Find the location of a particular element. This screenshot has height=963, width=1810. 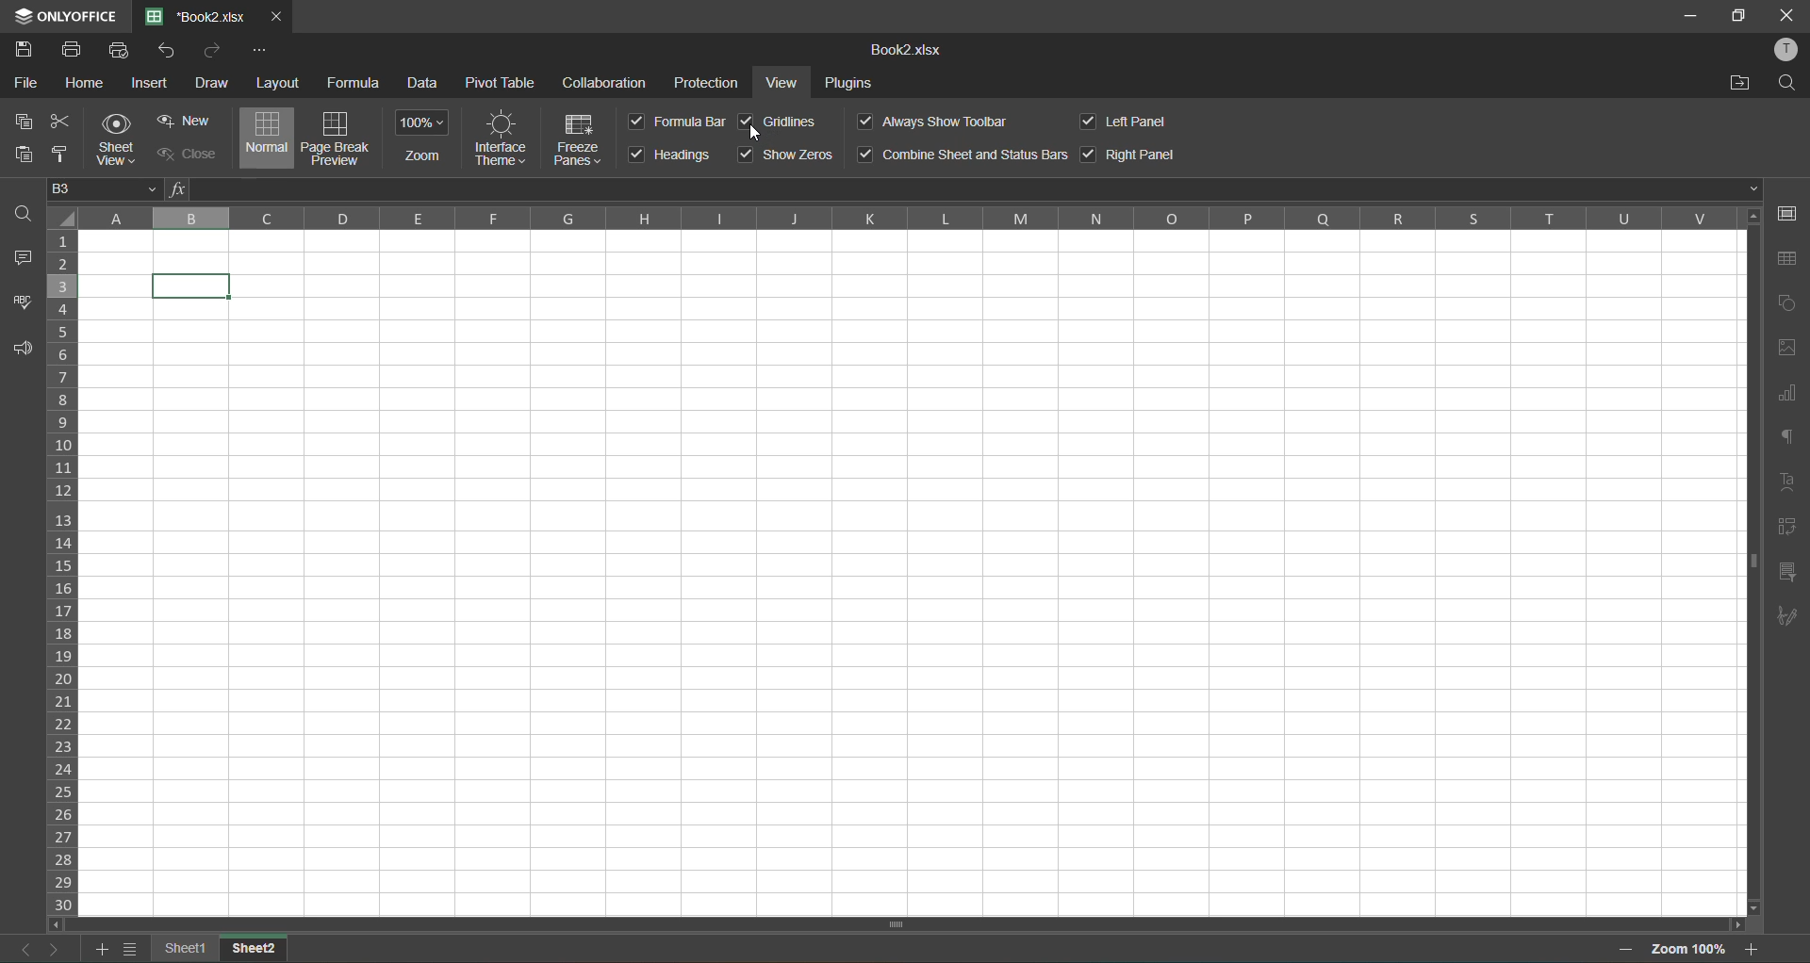

close is located at coordinates (1785, 15).